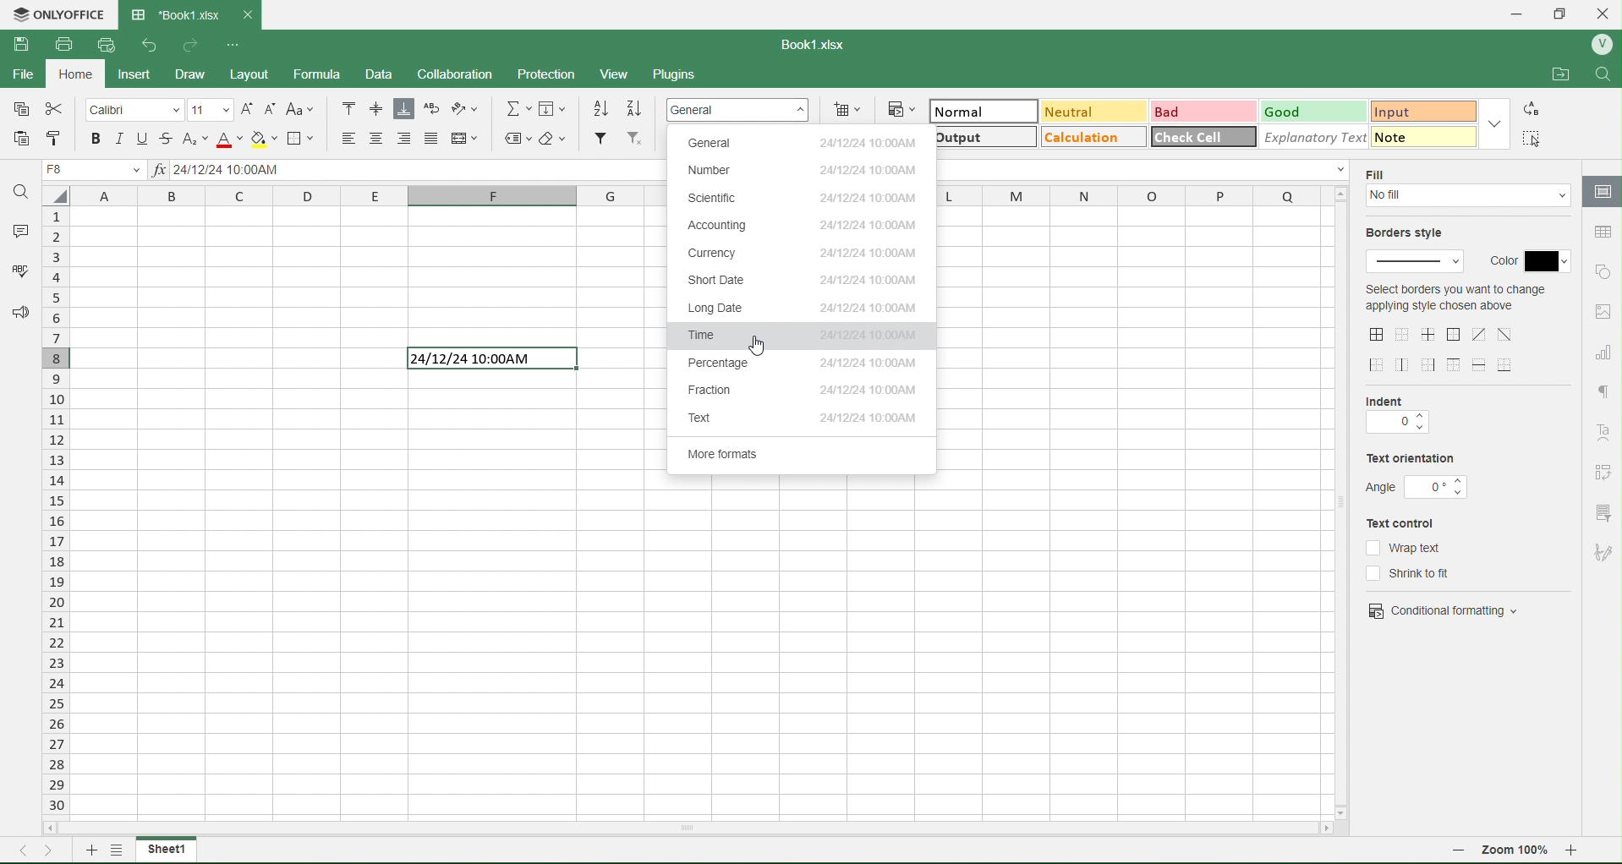 This screenshot has width=1622, height=864. What do you see at coordinates (1341, 502) in the screenshot?
I see `vertical scrol bar` at bounding box center [1341, 502].